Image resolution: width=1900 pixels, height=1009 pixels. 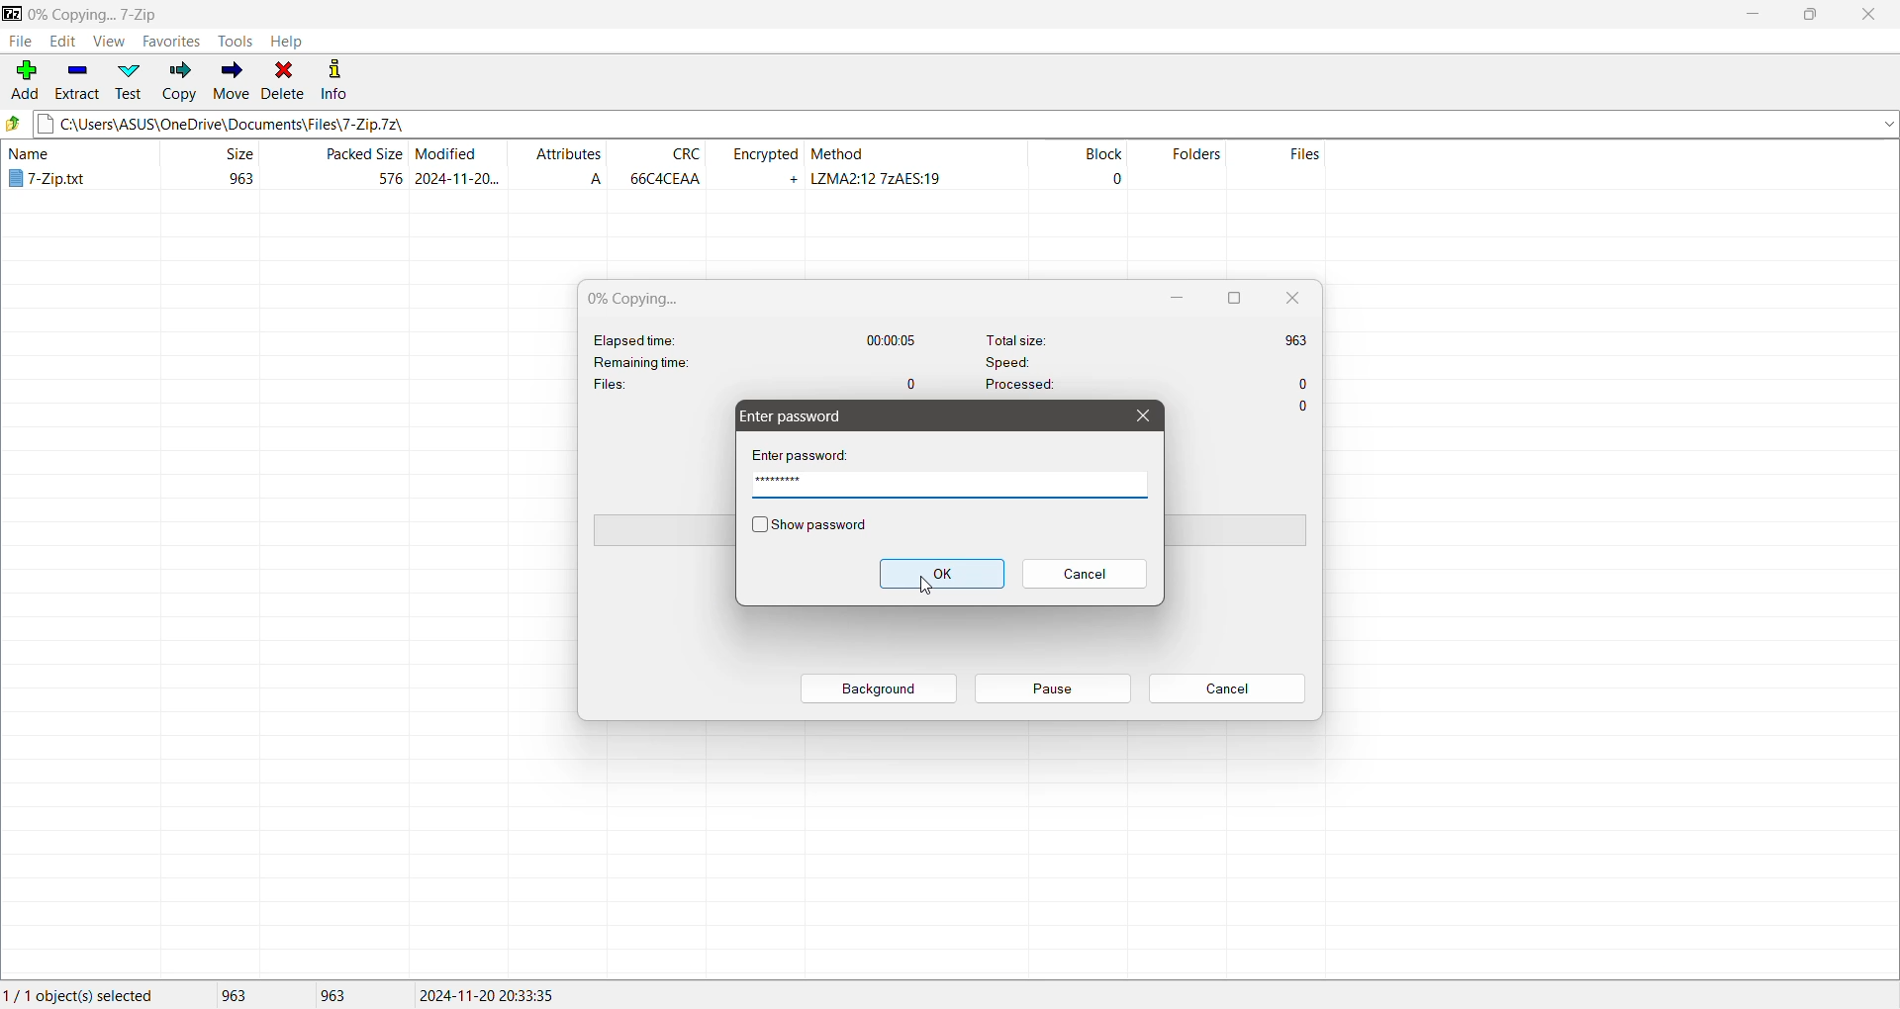 I want to click on File modified date, so click(x=458, y=166).